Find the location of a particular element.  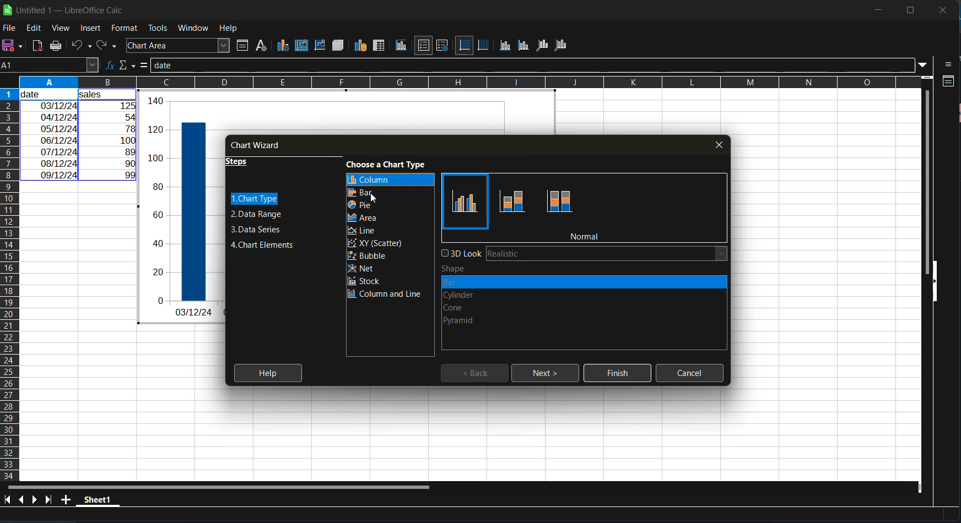

add a new sheet is located at coordinates (66, 499).